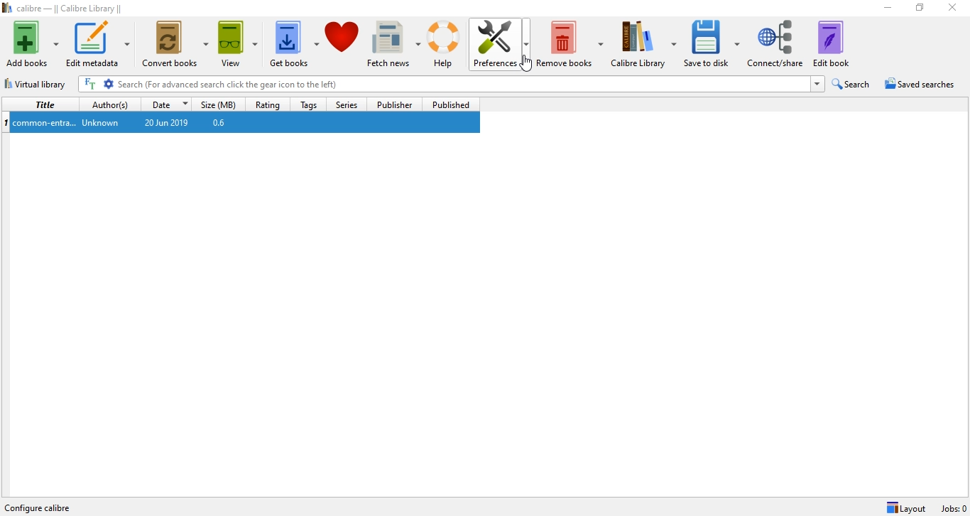 The width and height of the screenshot is (970, 516). What do you see at coordinates (884, 9) in the screenshot?
I see `Minimise` at bounding box center [884, 9].